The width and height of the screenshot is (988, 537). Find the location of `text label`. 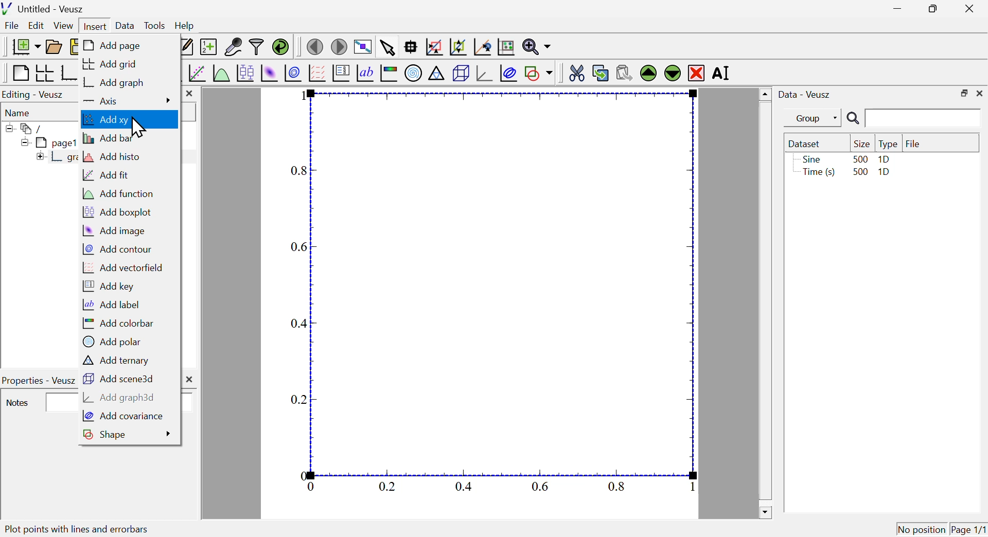

text label is located at coordinates (365, 75).